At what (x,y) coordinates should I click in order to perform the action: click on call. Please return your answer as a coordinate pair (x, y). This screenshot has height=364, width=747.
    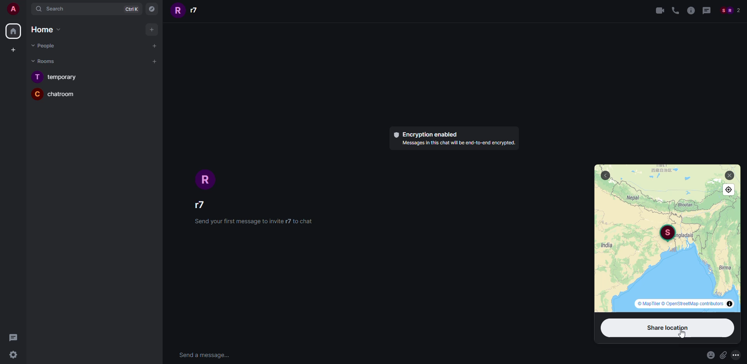
    Looking at the image, I should click on (675, 11).